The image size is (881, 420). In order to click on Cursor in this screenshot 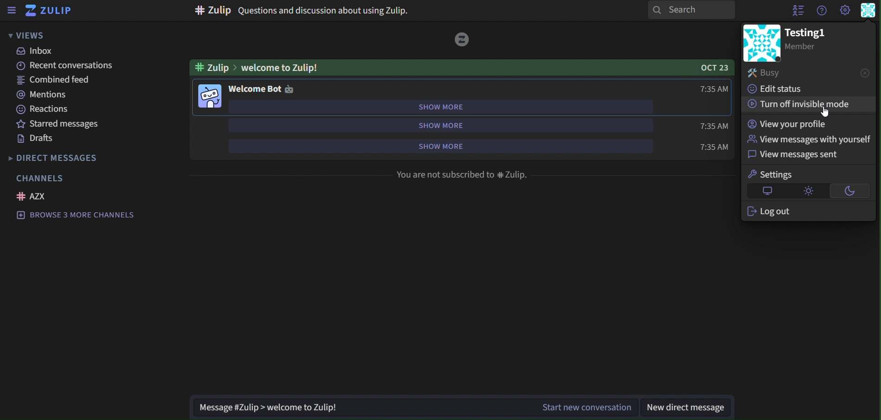, I will do `click(825, 113)`.